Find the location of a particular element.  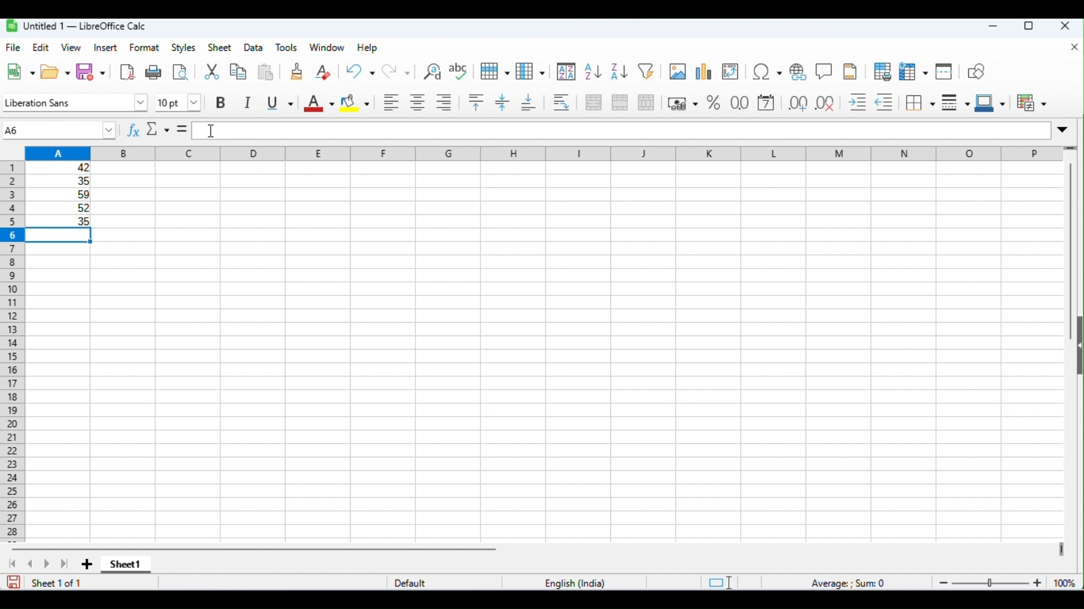

paste is located at coordinates (268, 73).